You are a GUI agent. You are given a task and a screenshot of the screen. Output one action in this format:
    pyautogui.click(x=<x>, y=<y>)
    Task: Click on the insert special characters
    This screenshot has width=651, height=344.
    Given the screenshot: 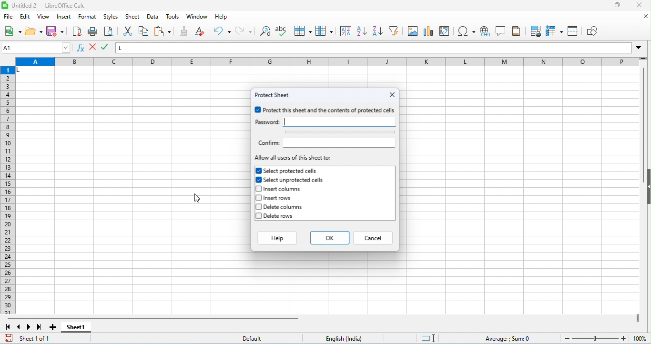 What is the action you would take?
    pyautogui.click(x=467, y=31)
    